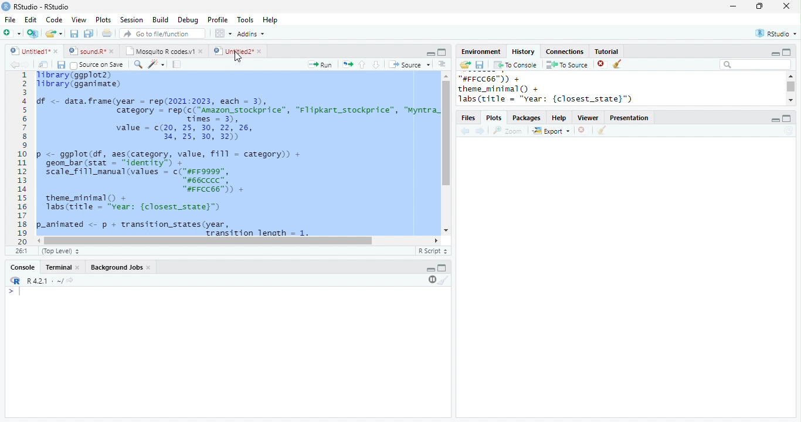 The image size is (801, 422). Describe the element at coordinates (431, 54) in the screenshot. I see `minimize` at that location.